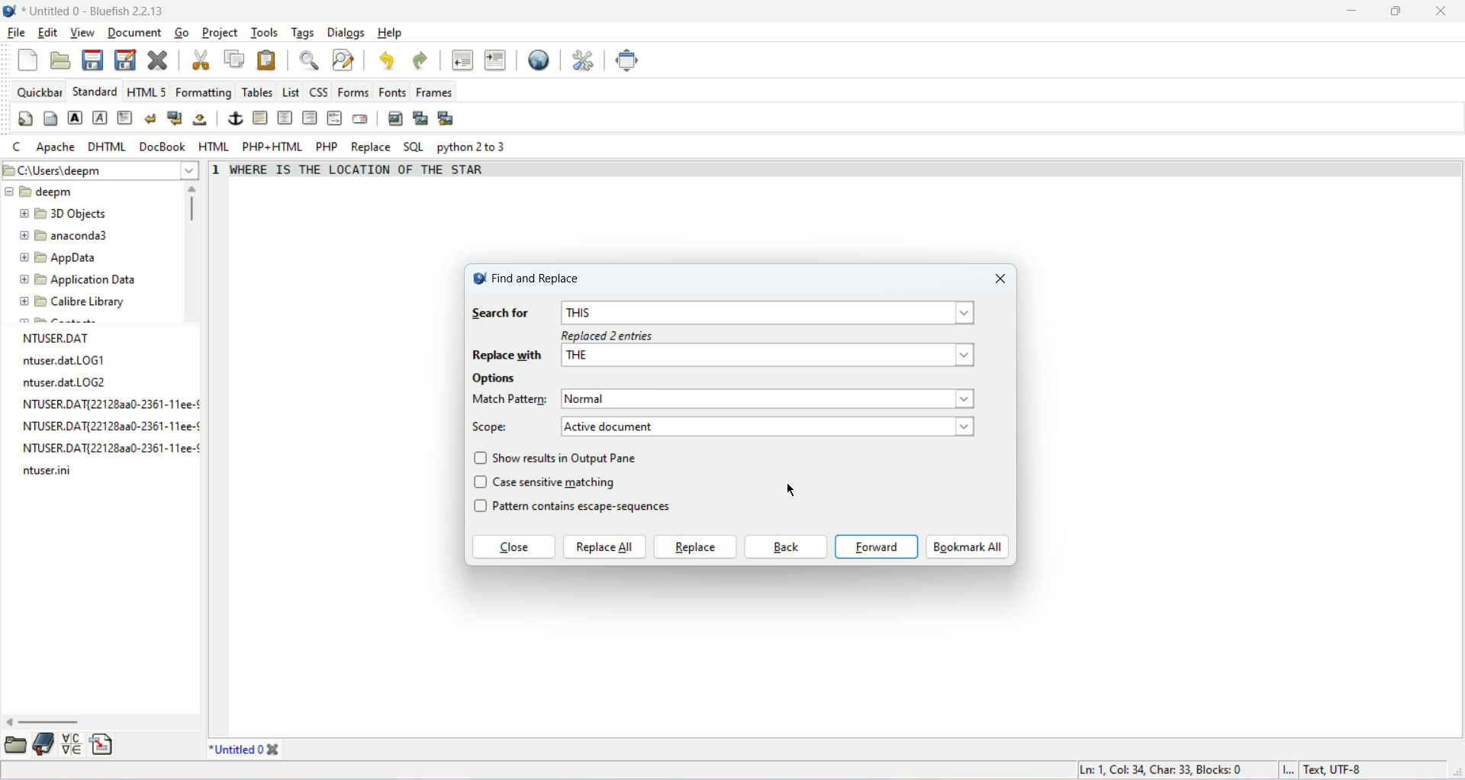 This screenshot has width=1465, height=780. I want to click on show results in Output pane, so click(568, 457).